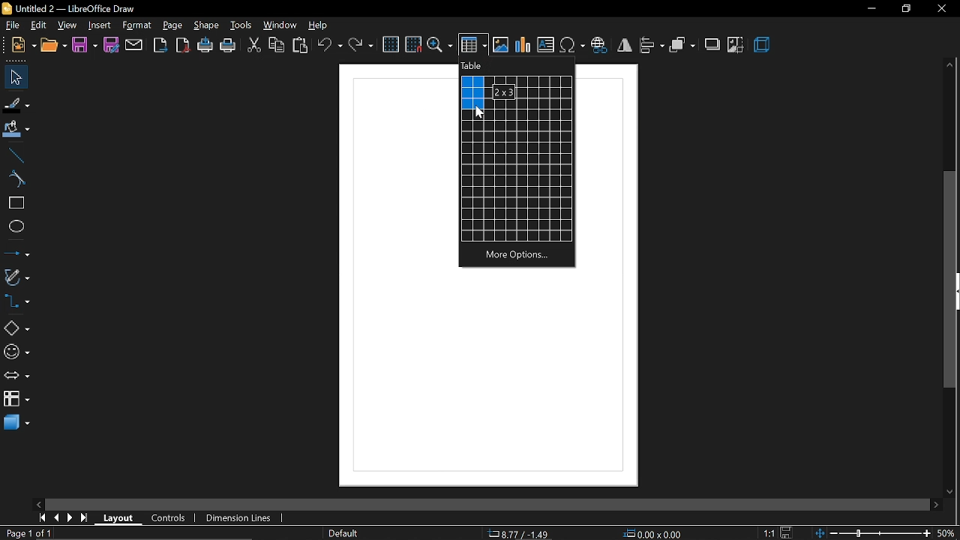 The width and height of the screenshot is (960, 540). I want to click on go to last page, so click(85, 517).